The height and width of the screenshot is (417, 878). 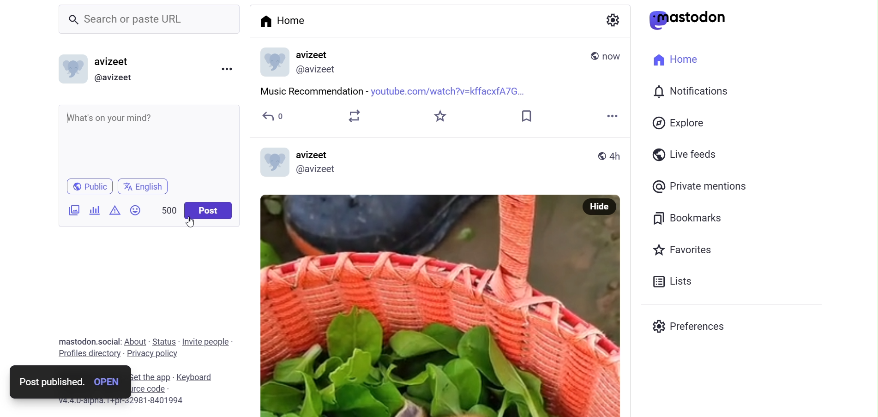 I want to click on Profile picture, so click(x=72, y=69).